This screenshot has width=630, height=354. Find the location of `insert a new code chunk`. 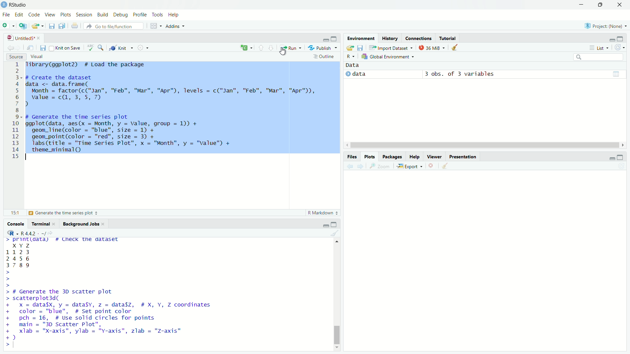

insert a new code chunk is located at coordinates (246, 48).